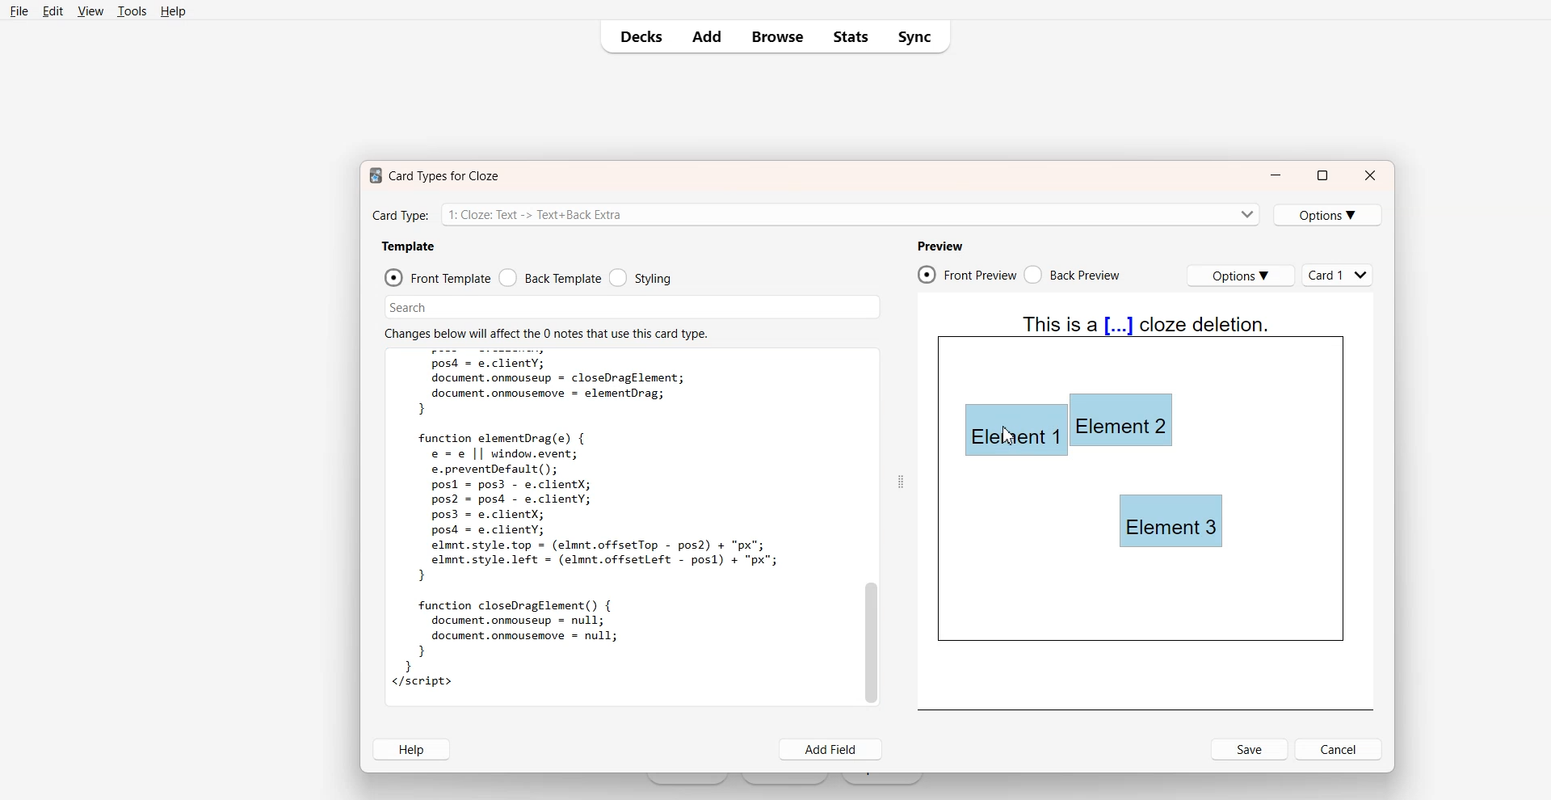 The image size is (1551, 800). Describe the element at coordinates (172, 11) in the screenshot. I see `Help` at that location.